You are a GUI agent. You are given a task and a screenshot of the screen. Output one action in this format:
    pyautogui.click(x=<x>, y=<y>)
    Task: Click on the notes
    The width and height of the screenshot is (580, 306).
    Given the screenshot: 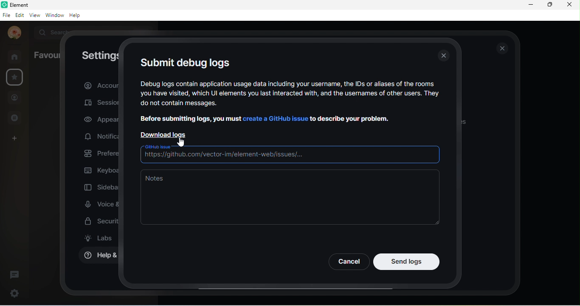 What is the action you would take?
    pyautogui.click(x=290, y=198)
    